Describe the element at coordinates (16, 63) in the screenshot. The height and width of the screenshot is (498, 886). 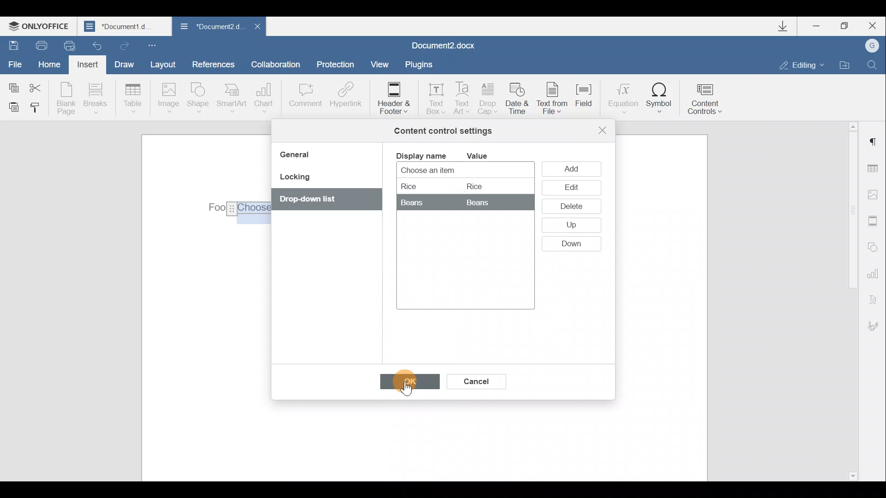
I see `File` at that location.